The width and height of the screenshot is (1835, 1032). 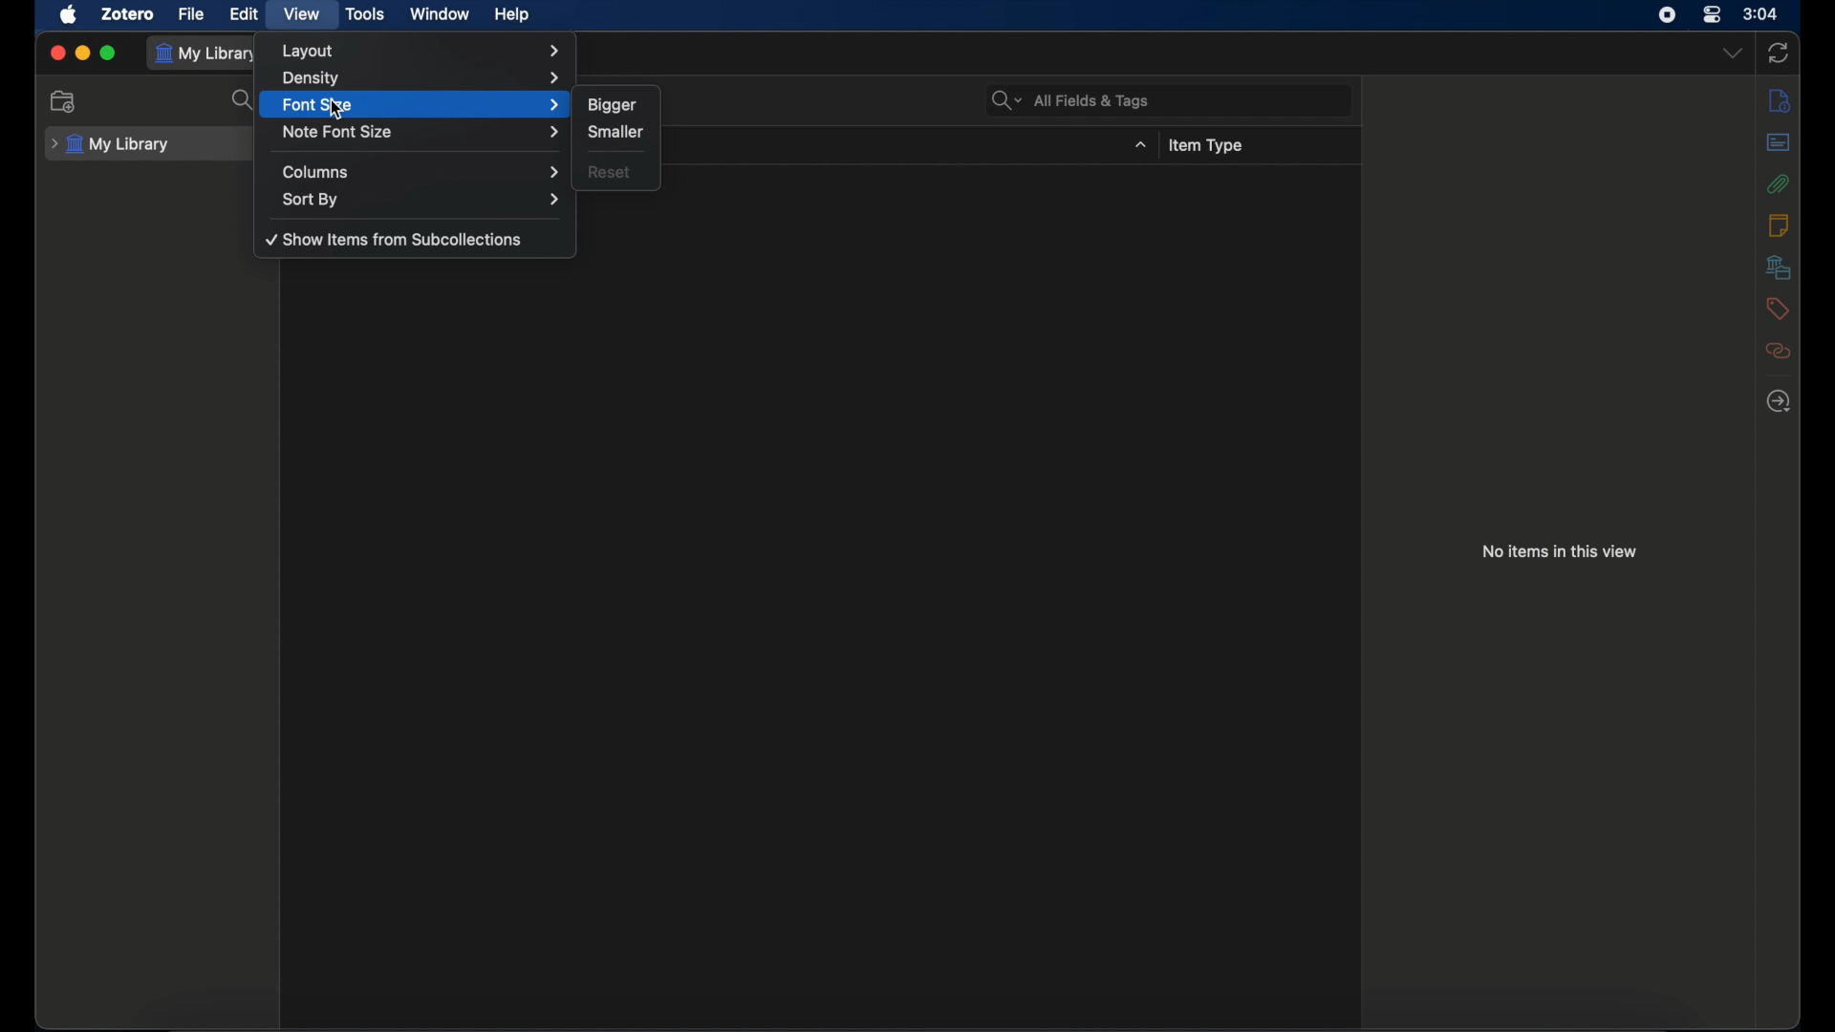 What do you see at coordinates (64, 101) in the screenshot?
I see `new collection` at bounding box center [64, 101].